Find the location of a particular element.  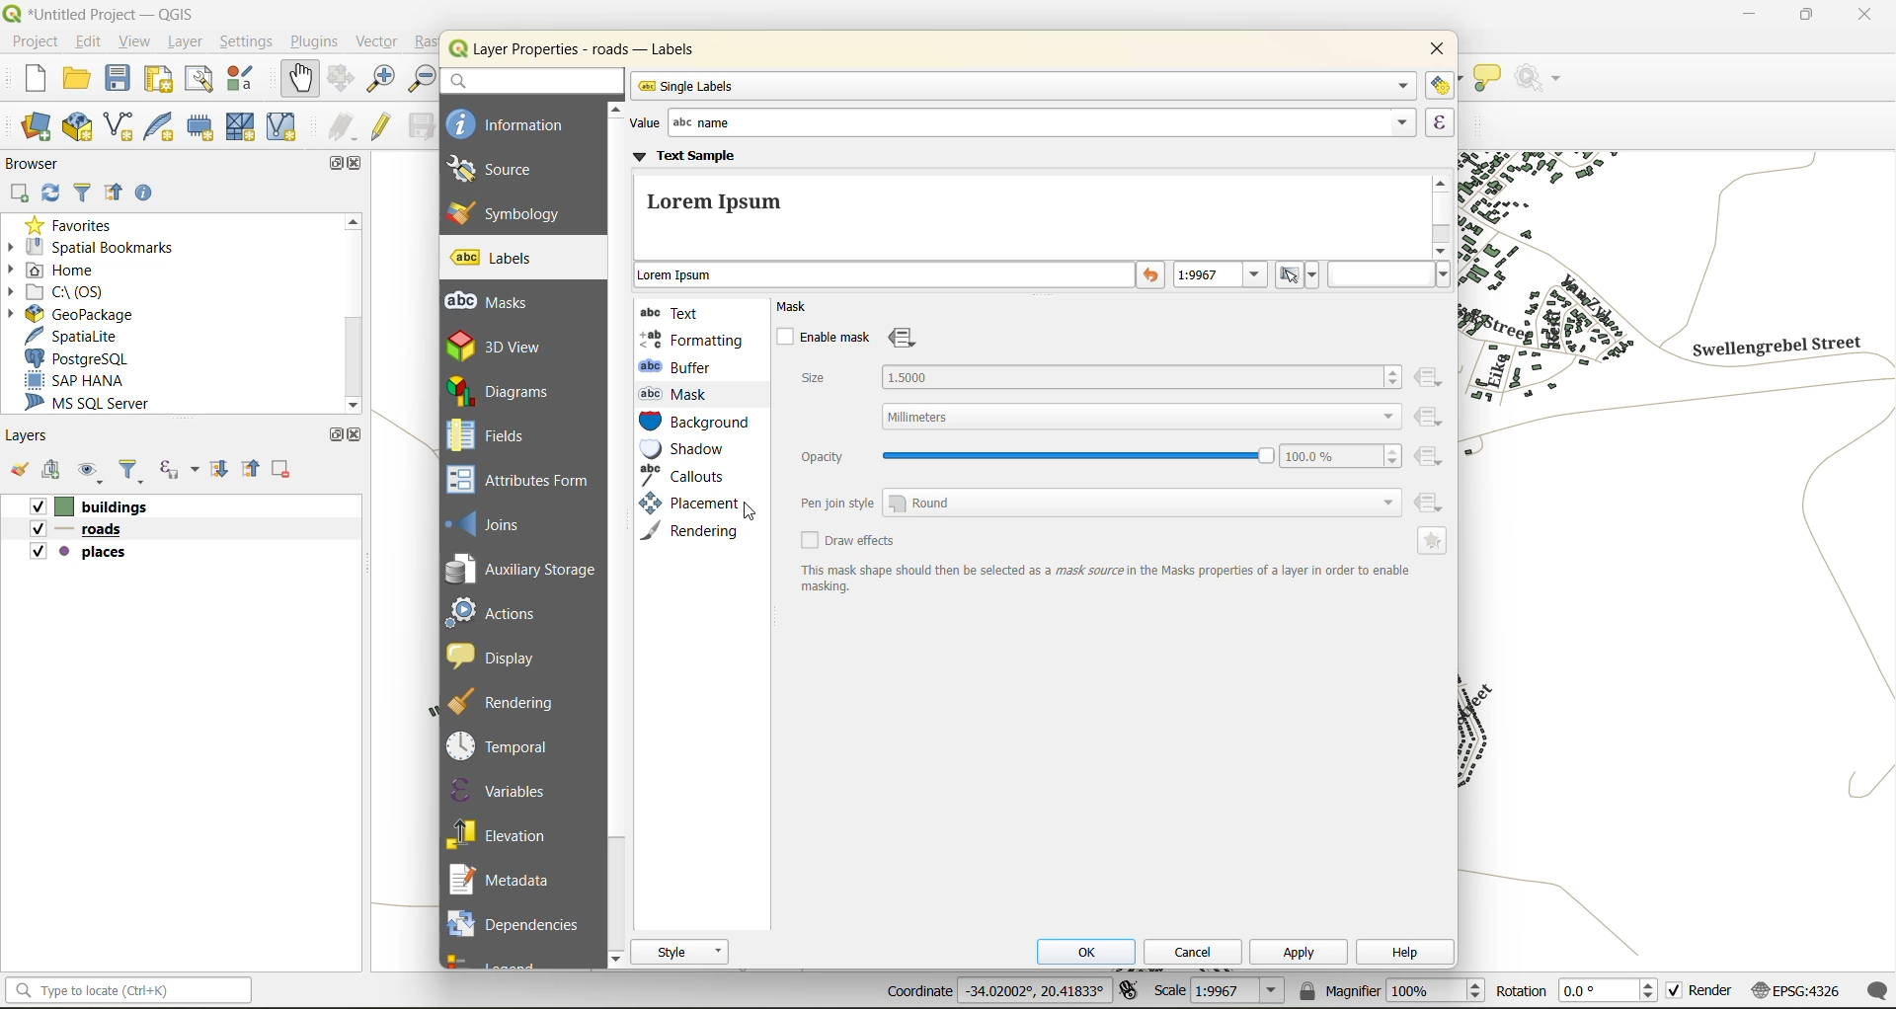

buildings layer is located at coordinates (96, 507).